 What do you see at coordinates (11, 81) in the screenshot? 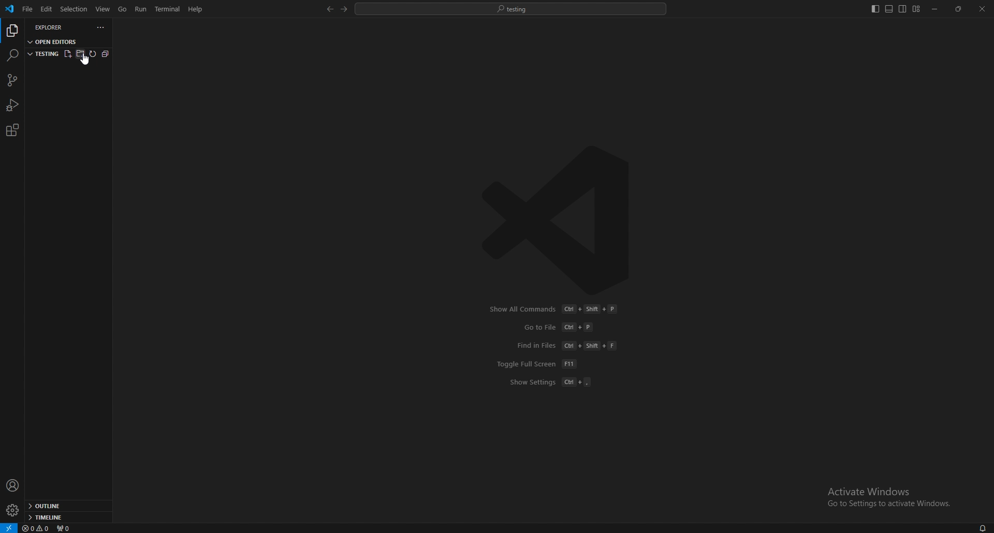
I see `source code` at bounding box center [11, 81].